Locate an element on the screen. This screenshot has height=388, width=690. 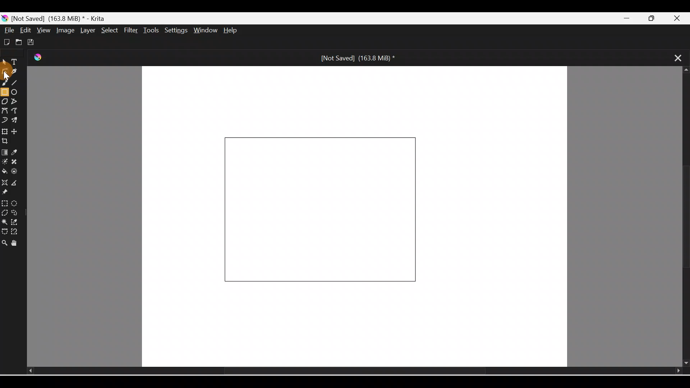
Rectangular selection tool is located at coordinates (4, 202).